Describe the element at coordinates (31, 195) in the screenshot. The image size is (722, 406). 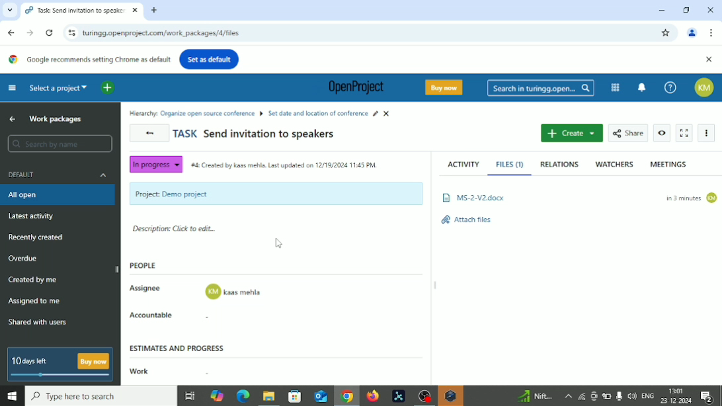
I see `All open` at that location.